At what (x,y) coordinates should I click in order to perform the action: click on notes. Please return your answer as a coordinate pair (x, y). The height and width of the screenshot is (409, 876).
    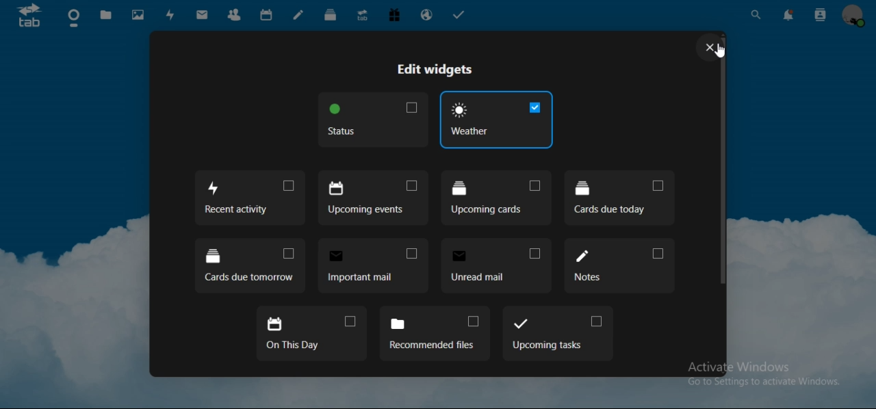
    Looking at the image, I should click on (299, 14).